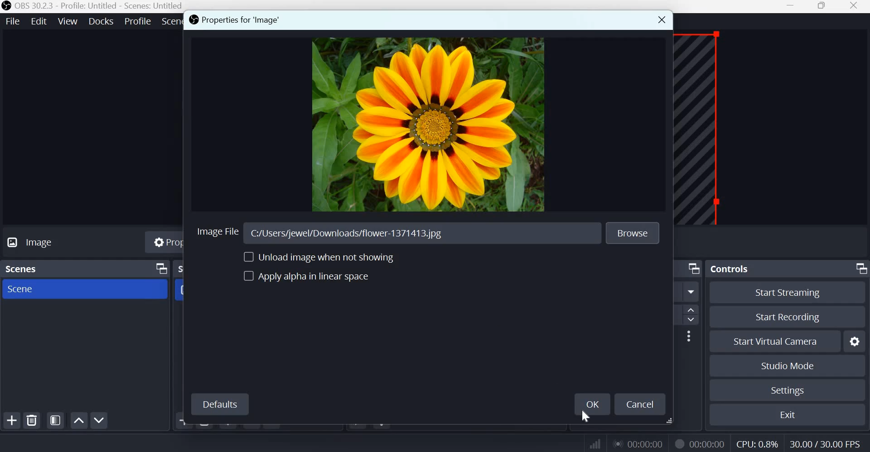 This screenshot has height=452, width=870. I want to click on Add scene, so click(14, 420).